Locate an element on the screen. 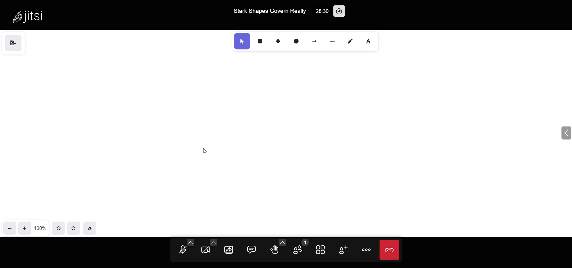  raise hand is located at coordinates (275, 251).